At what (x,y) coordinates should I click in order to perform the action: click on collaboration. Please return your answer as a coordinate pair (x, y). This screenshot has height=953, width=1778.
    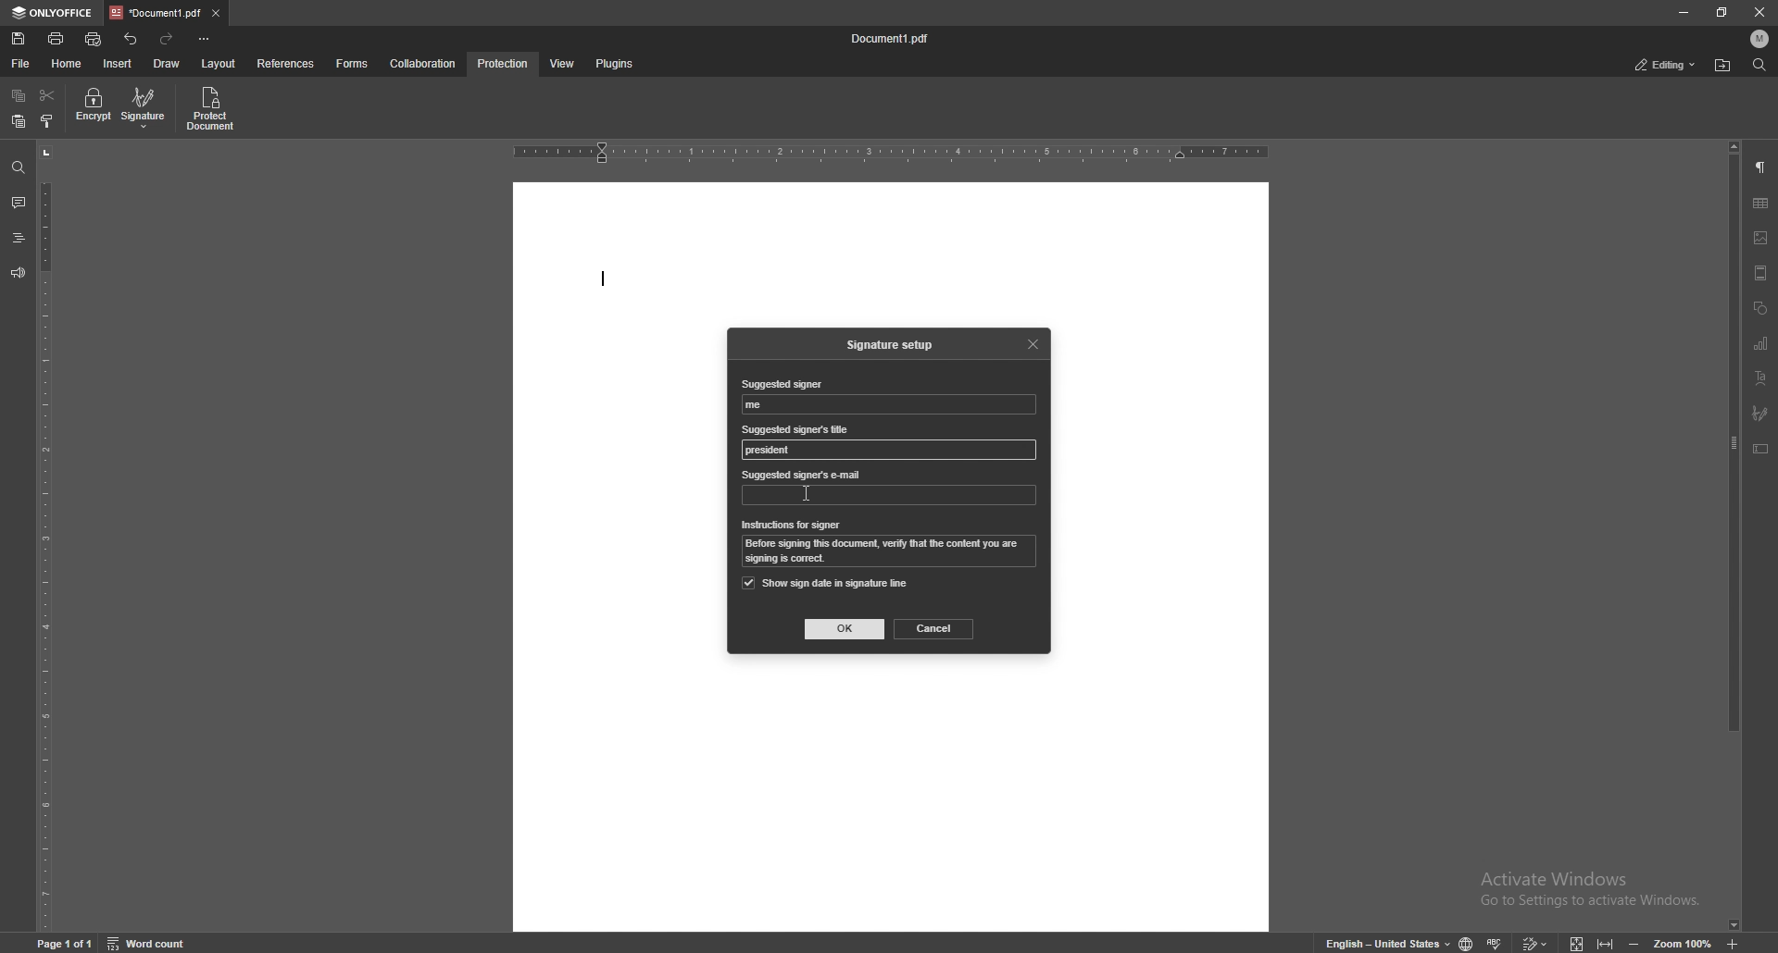
    Looking at the image, I should click on (425, 63).